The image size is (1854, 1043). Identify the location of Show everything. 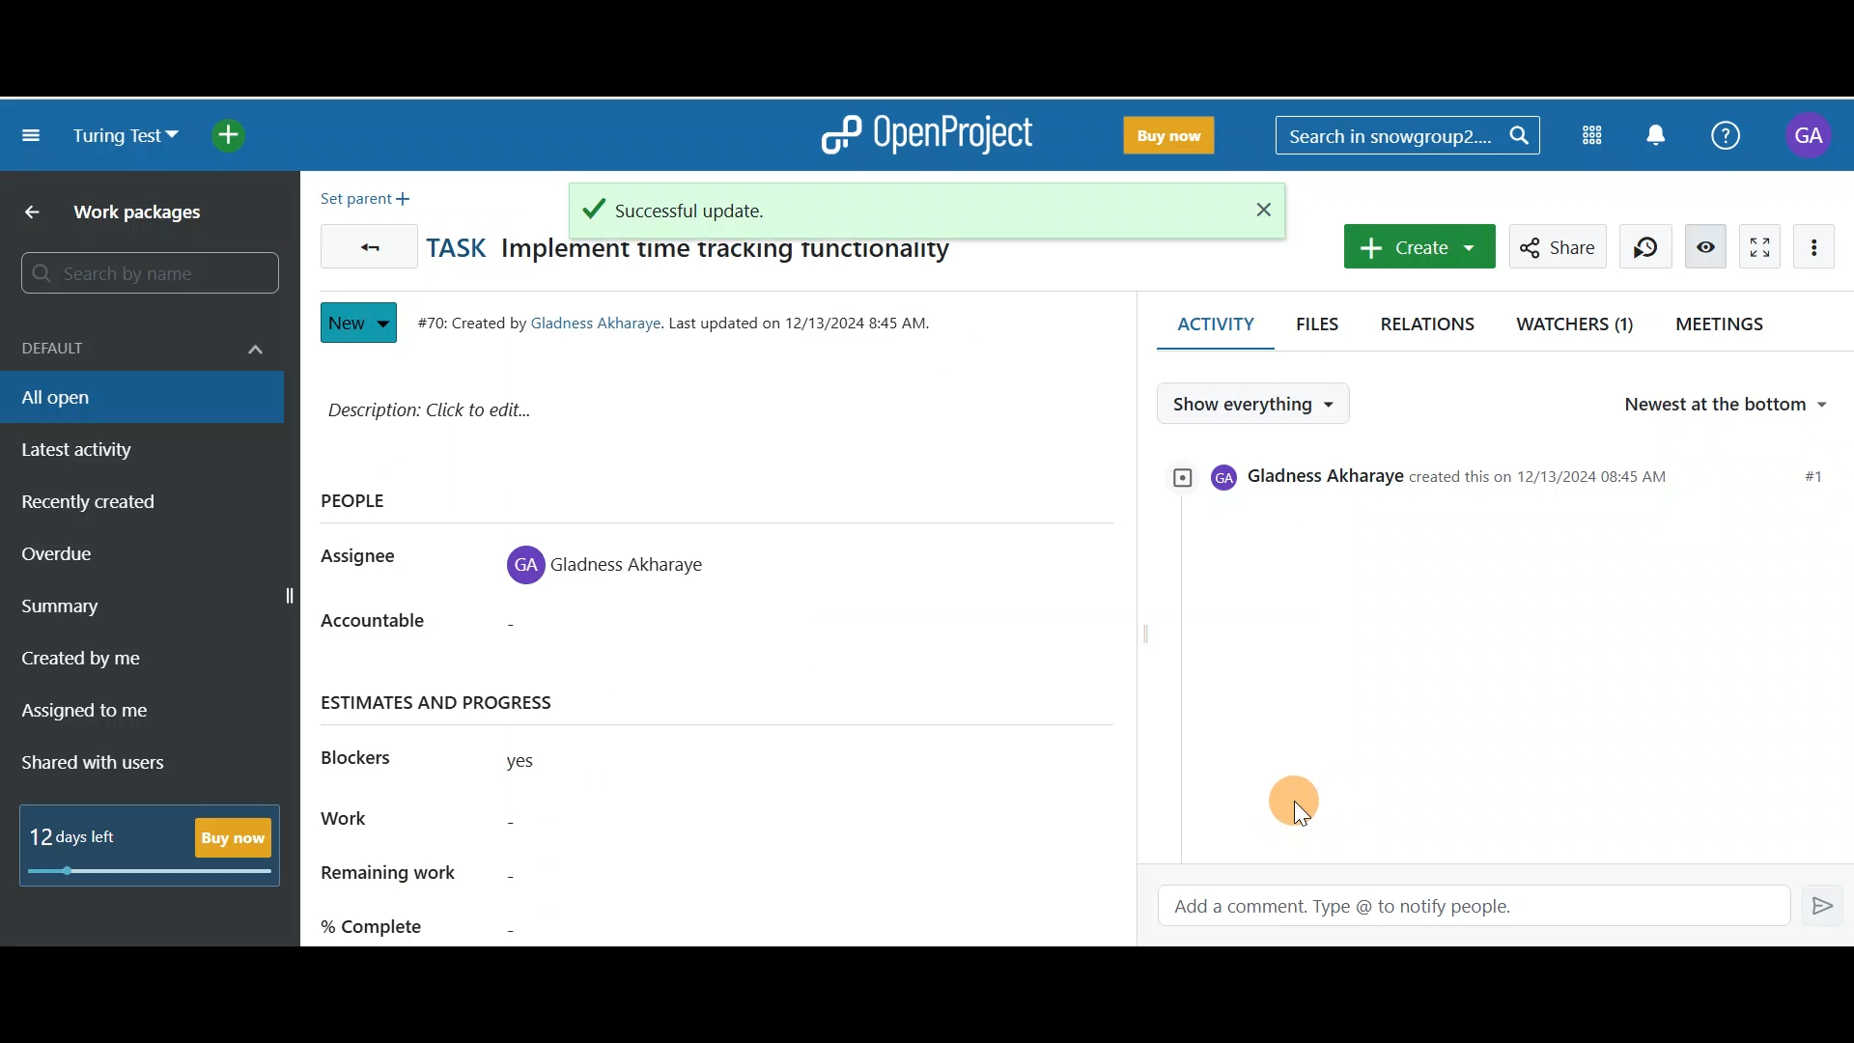
(1259, 404).